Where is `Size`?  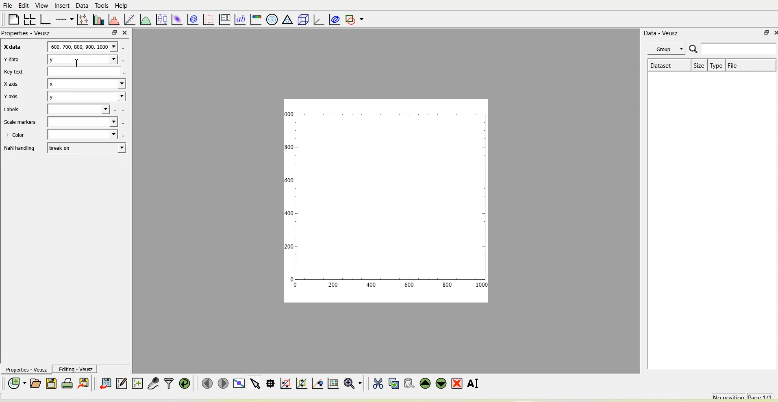 Size is located at coordinates (699, 65).